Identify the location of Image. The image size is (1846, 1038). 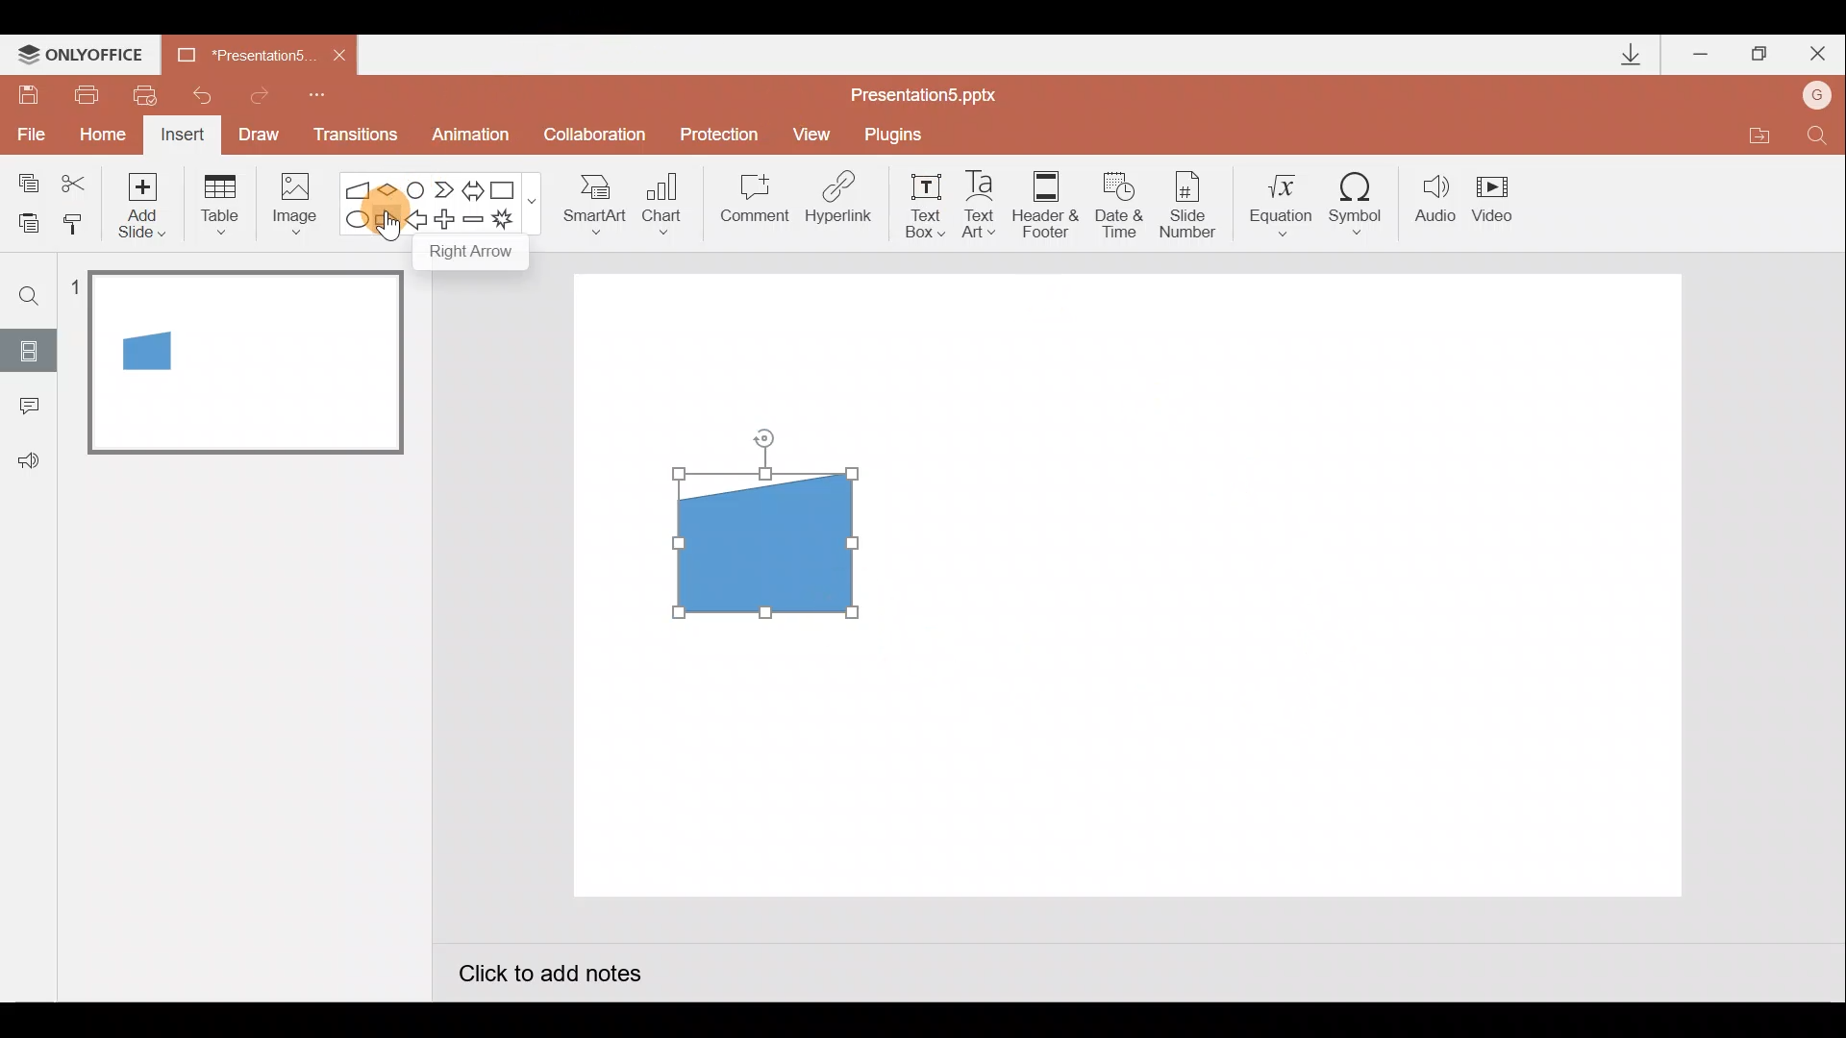
(289, 203).